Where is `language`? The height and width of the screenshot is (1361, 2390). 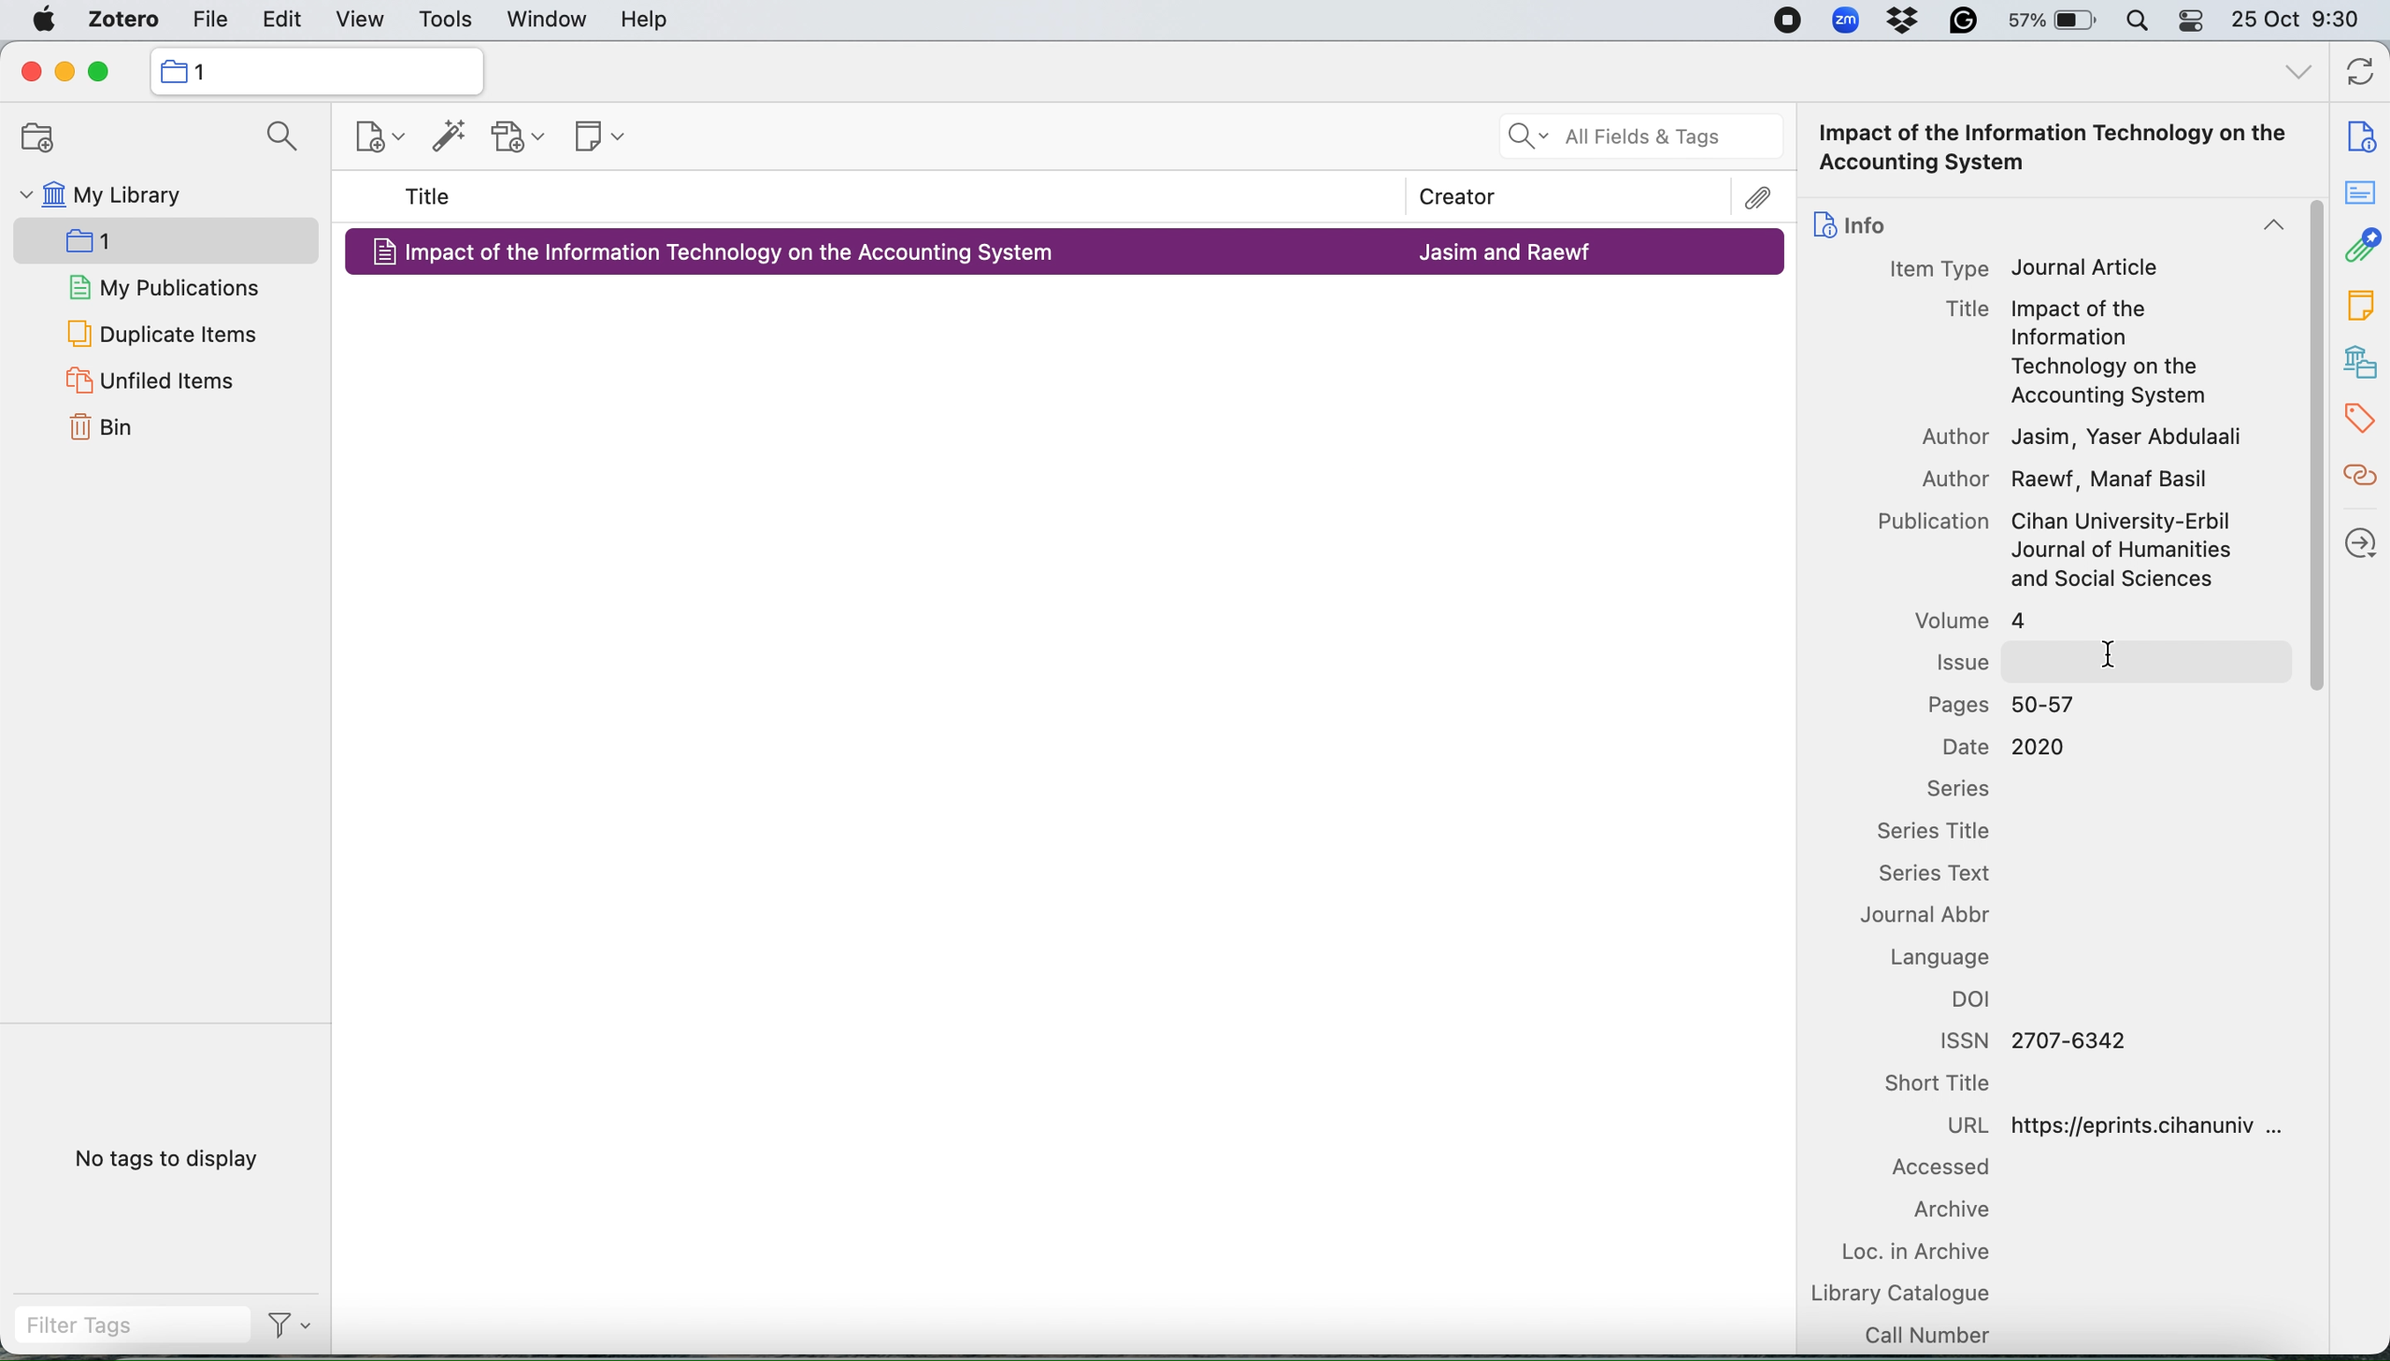 language is located at coordinates (1952, 957).